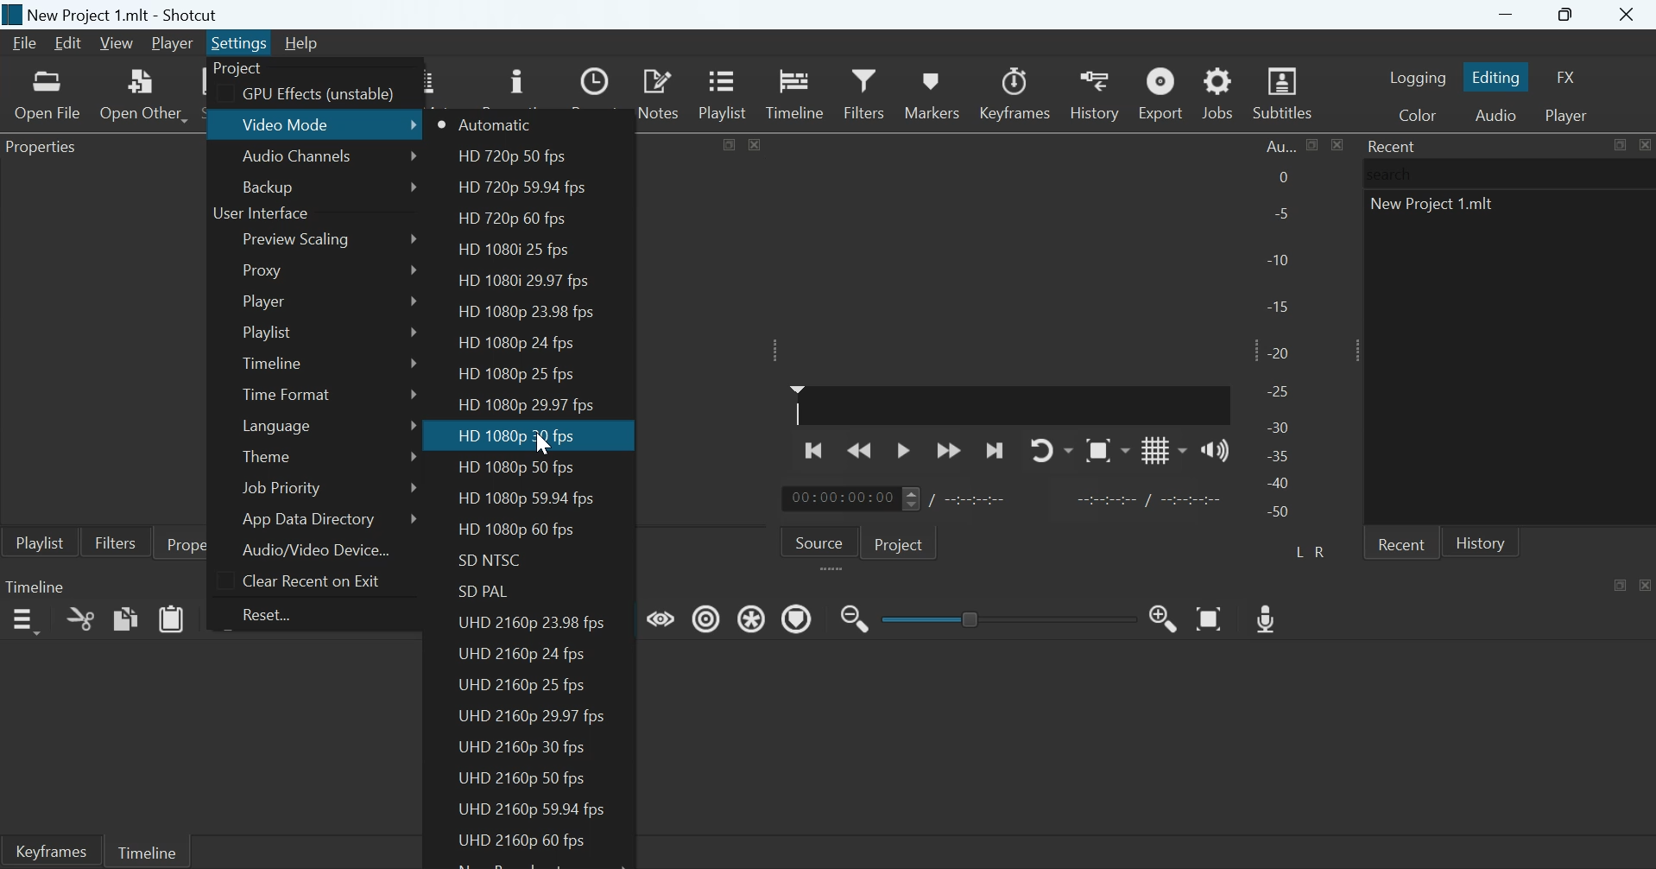 This screenshot has width=1656, height=869. What do you see at coordinates (115, 542) in the screenshot?
I see `Filters` at bounding box center [115, 542].